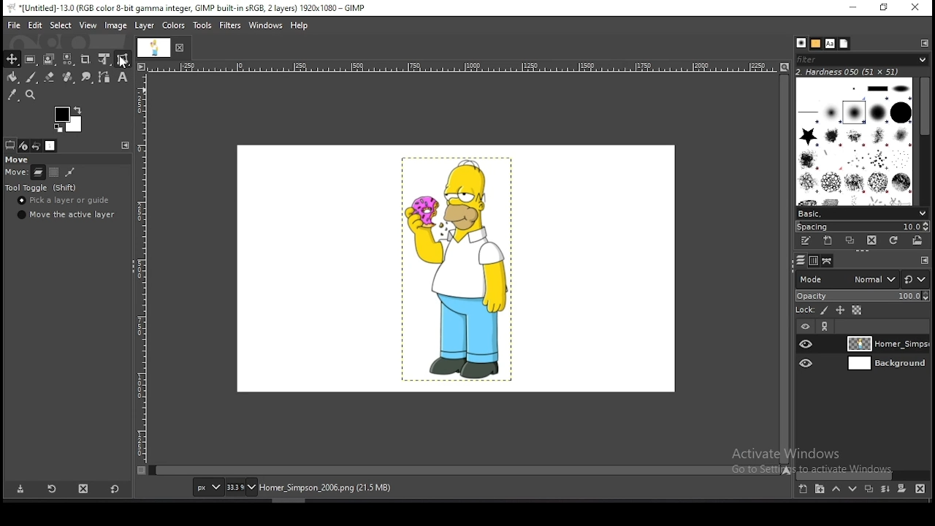 This screenshot has width=935, height=526. I want to click on paint bucket tool, so click(12, 77).